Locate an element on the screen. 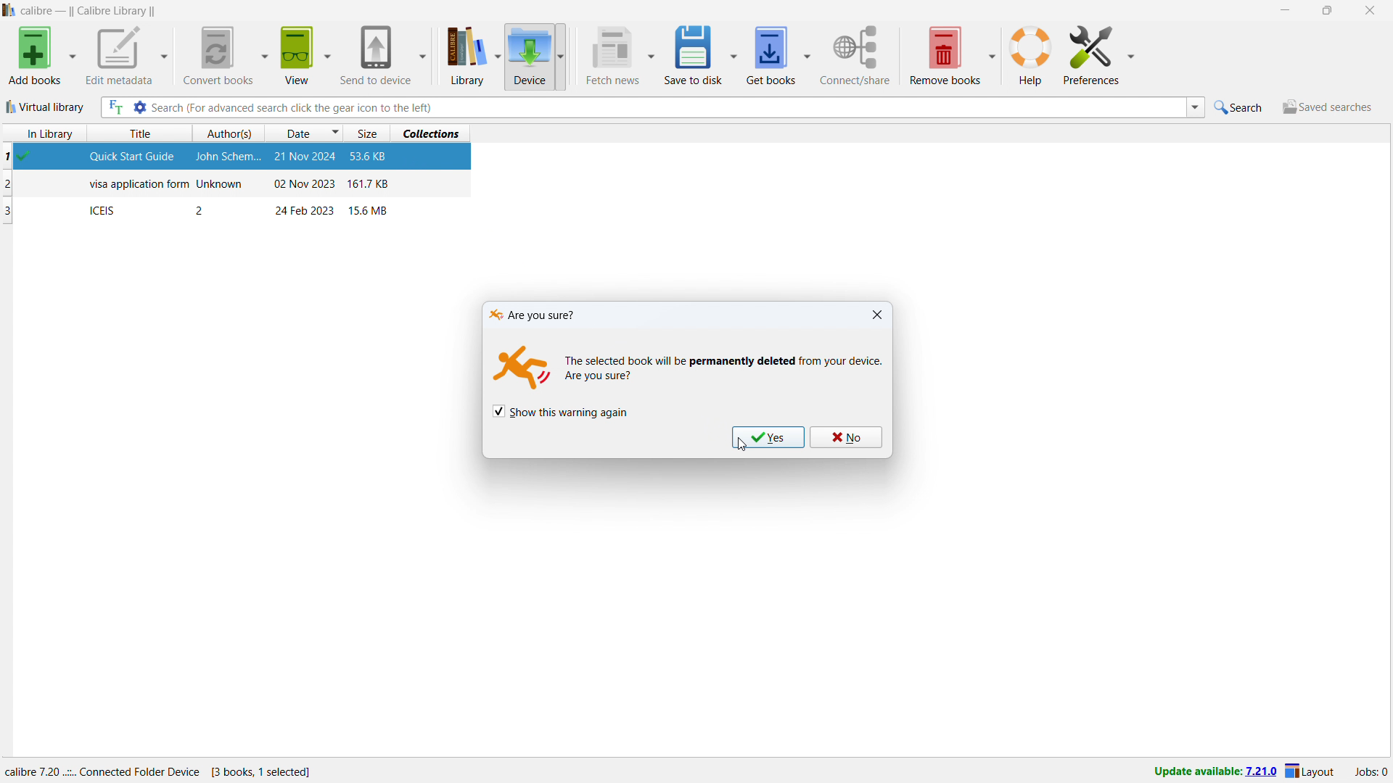 This screenshot has height=783, width=1393. minimize is located at coordinates (1284, 11).